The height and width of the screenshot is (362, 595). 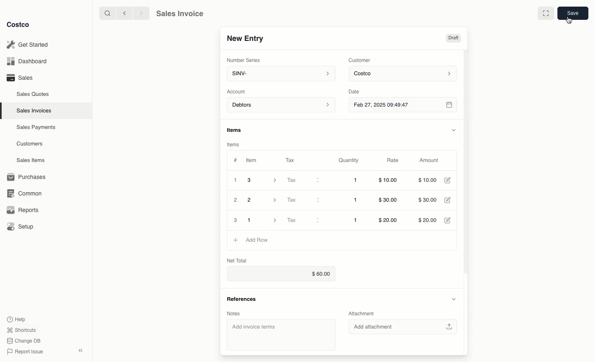 What do you see at coordinates (236, 180) in the screenshot?
I see `1` at bounding box center [236, 180].